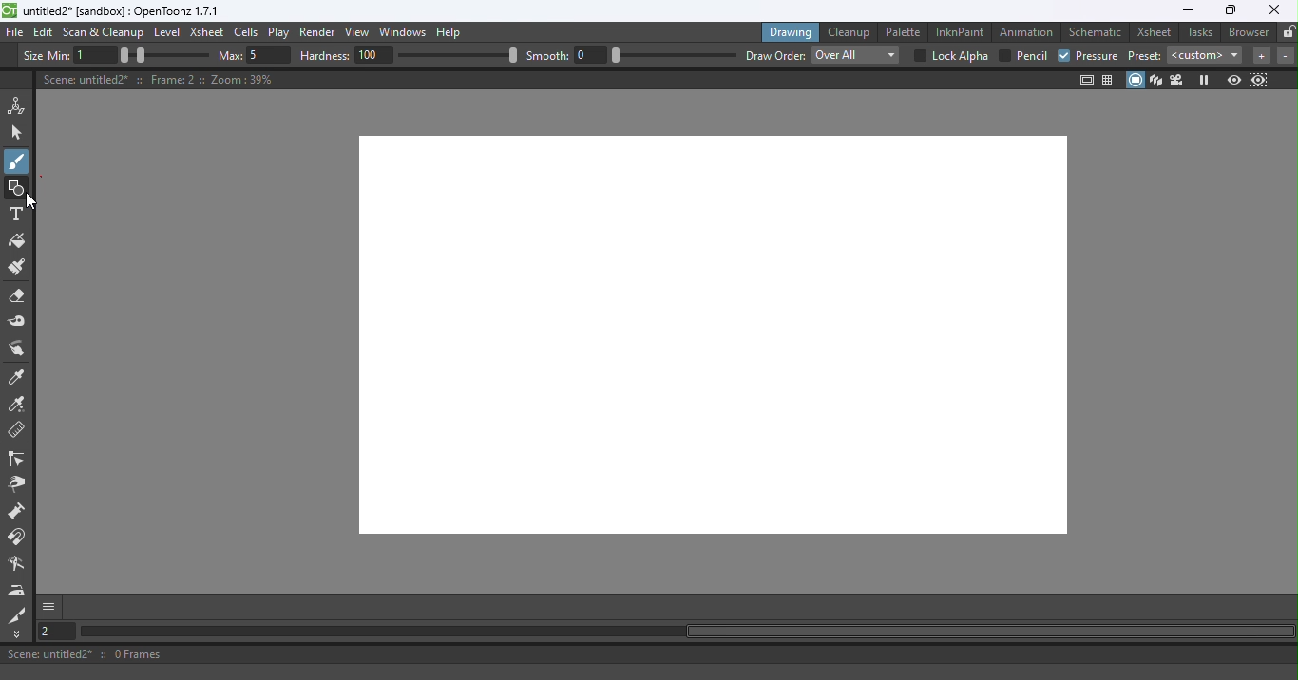  What do you see at coordinates (96, 56) in the screenshot?
I see `1` at bounding box center [96, 56].